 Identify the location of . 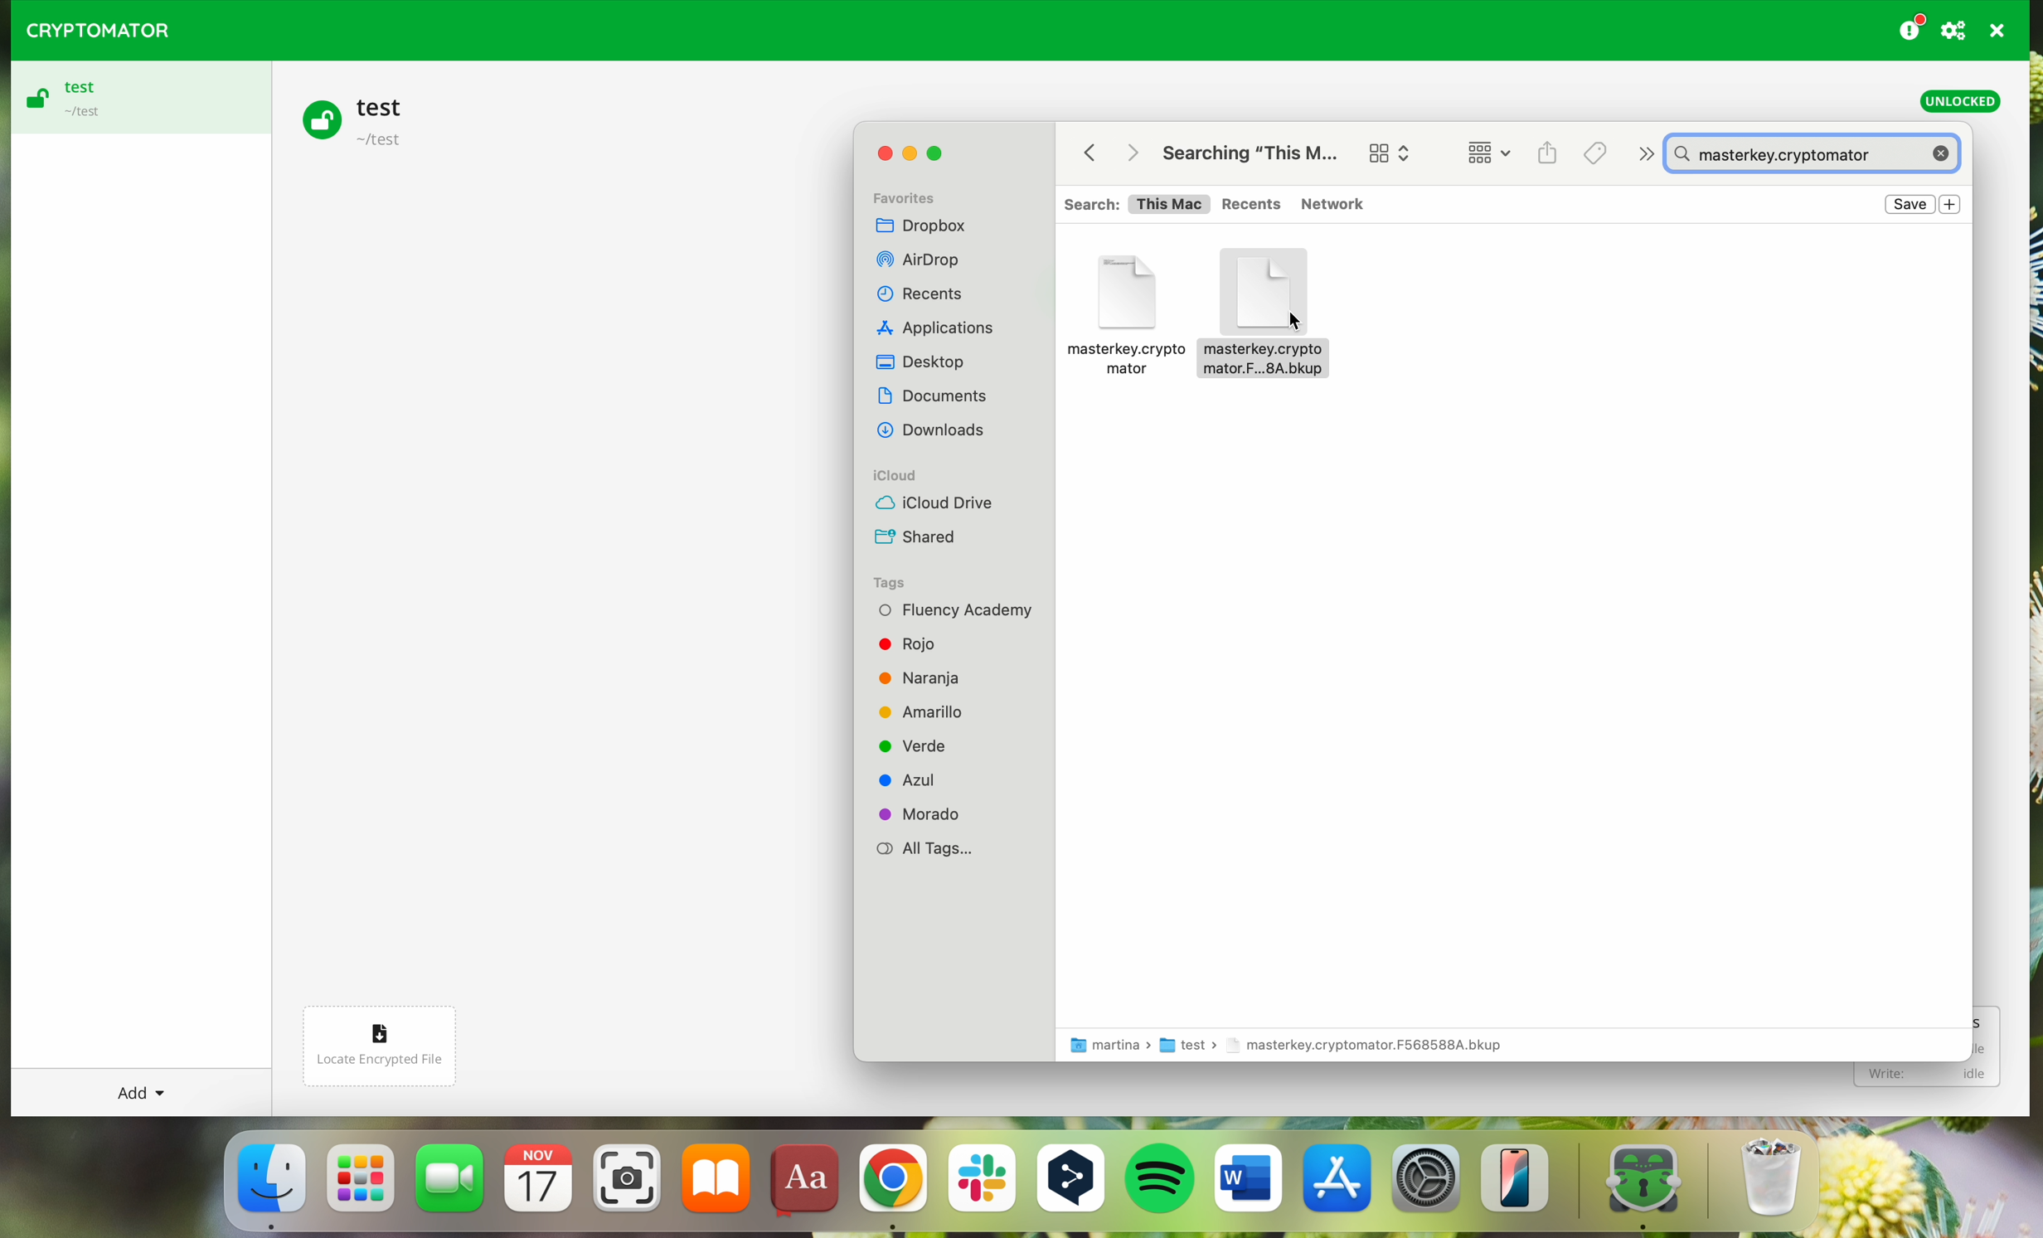
(945, 329).